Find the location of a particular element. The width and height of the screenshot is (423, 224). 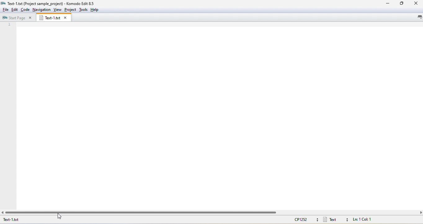

cursor is located at coordinates (60, 217).